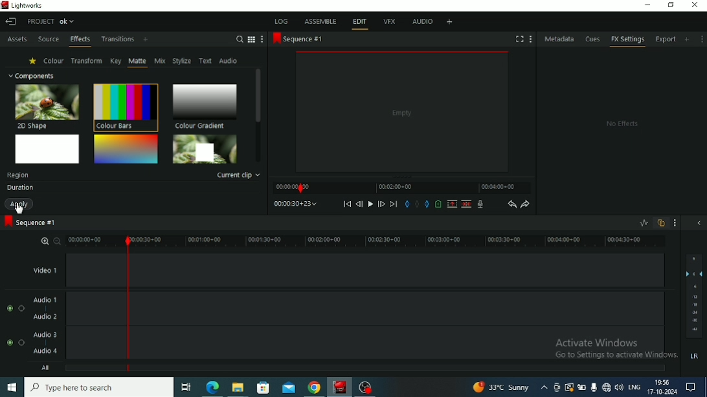 This screenshot has width=707, height=397. Describe the element at coordinates (366, 387) in the screenshot. I see `App` at that location.